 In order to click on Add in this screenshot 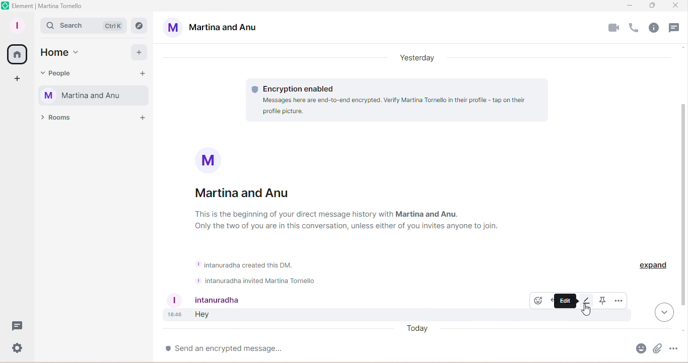, I will do `click(139, 52)`.